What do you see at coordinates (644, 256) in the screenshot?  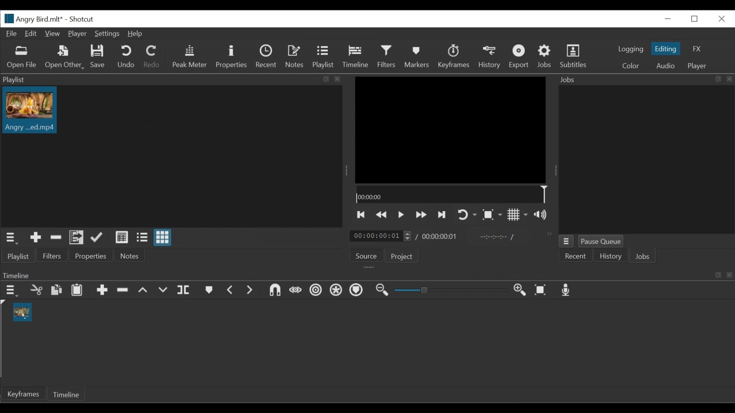 I see `Jobs` at bounding box center [644, 256].